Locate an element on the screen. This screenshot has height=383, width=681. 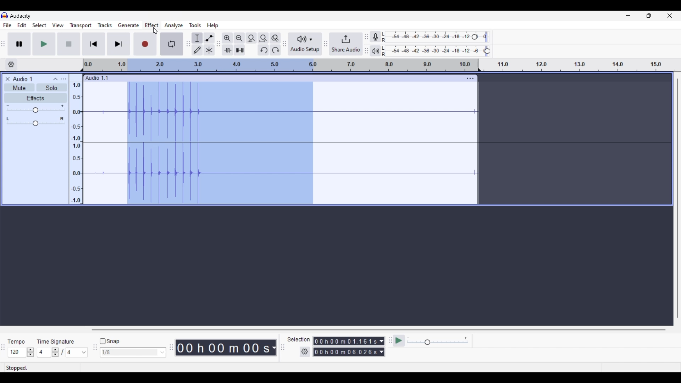
Vertical slide bar is located at coordinates (677, 198).